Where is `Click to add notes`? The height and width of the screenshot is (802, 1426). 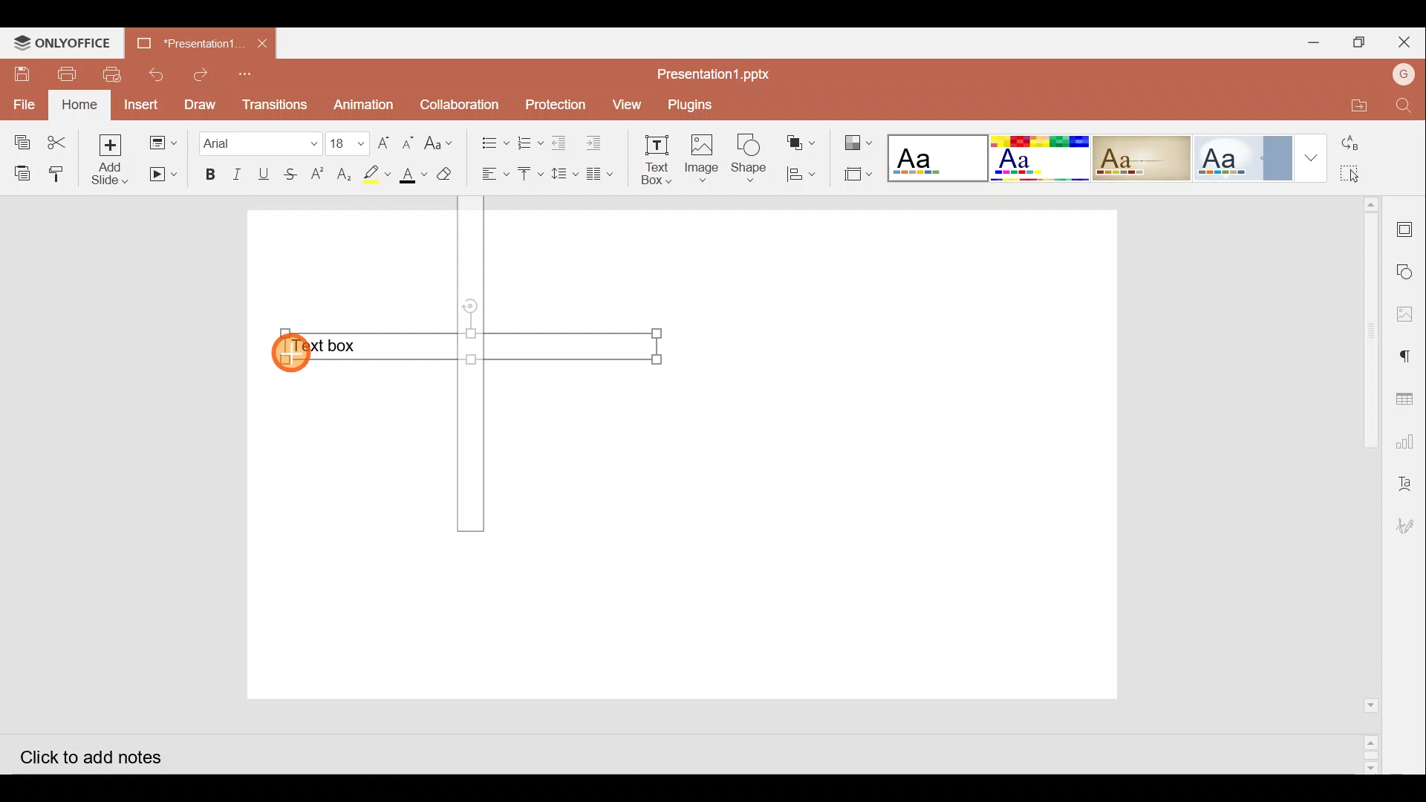 Click to add notes is located at coordinates (103, 754).